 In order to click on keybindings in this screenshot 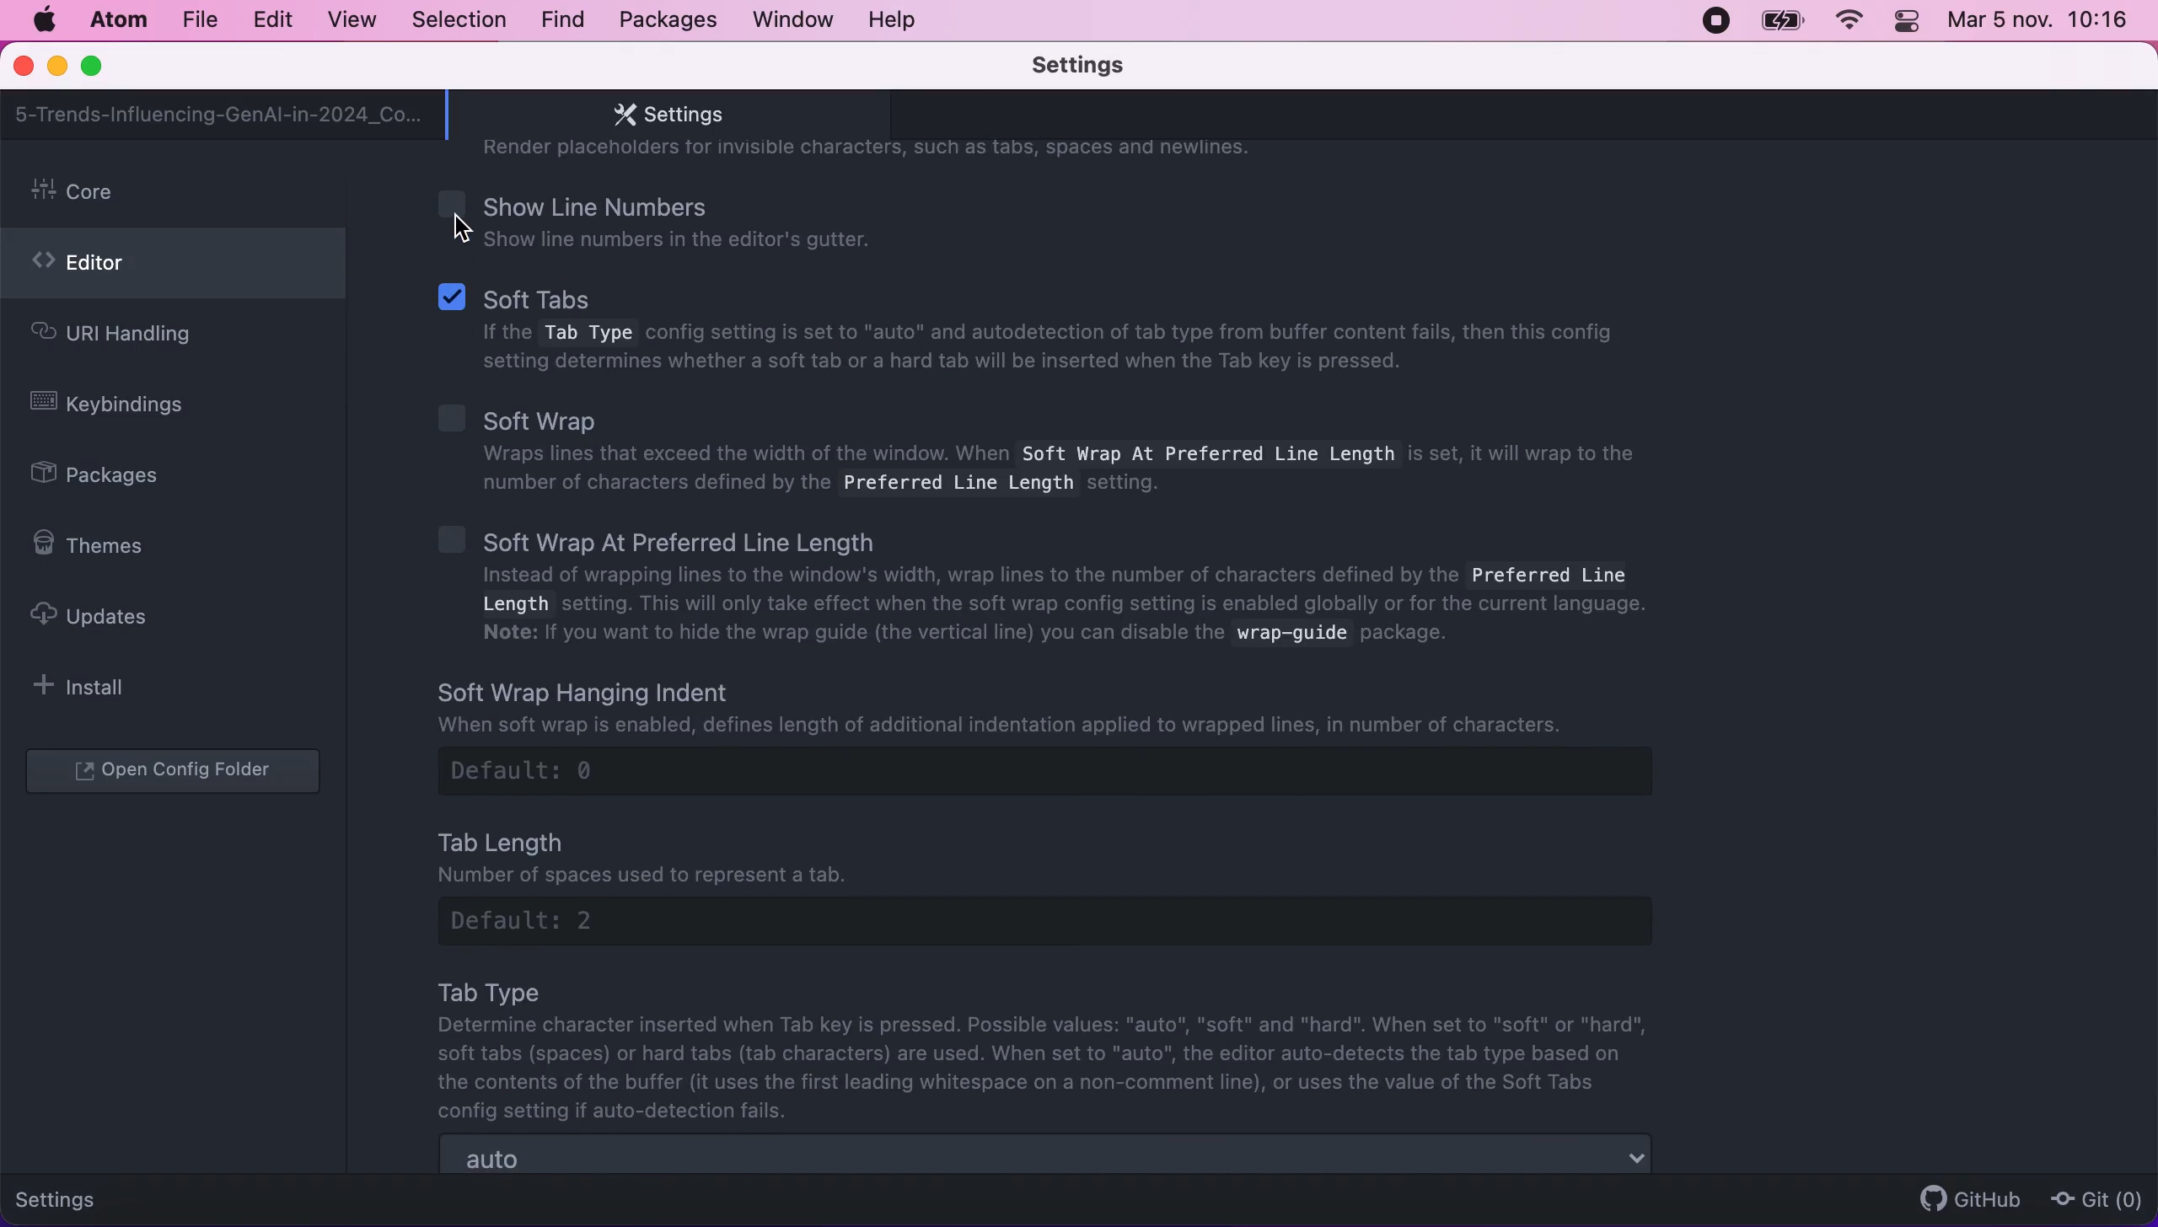, I will do `click(120, 407)`.